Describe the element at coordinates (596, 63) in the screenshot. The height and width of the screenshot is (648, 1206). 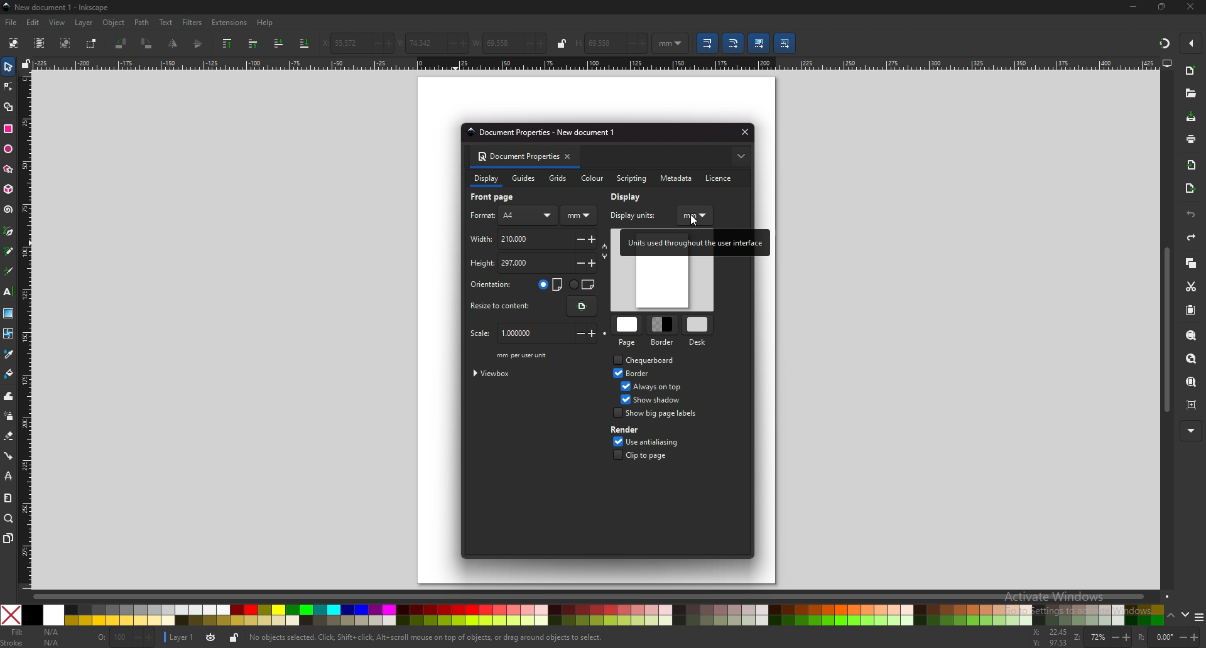
I see `horizontal ruler` at that location.